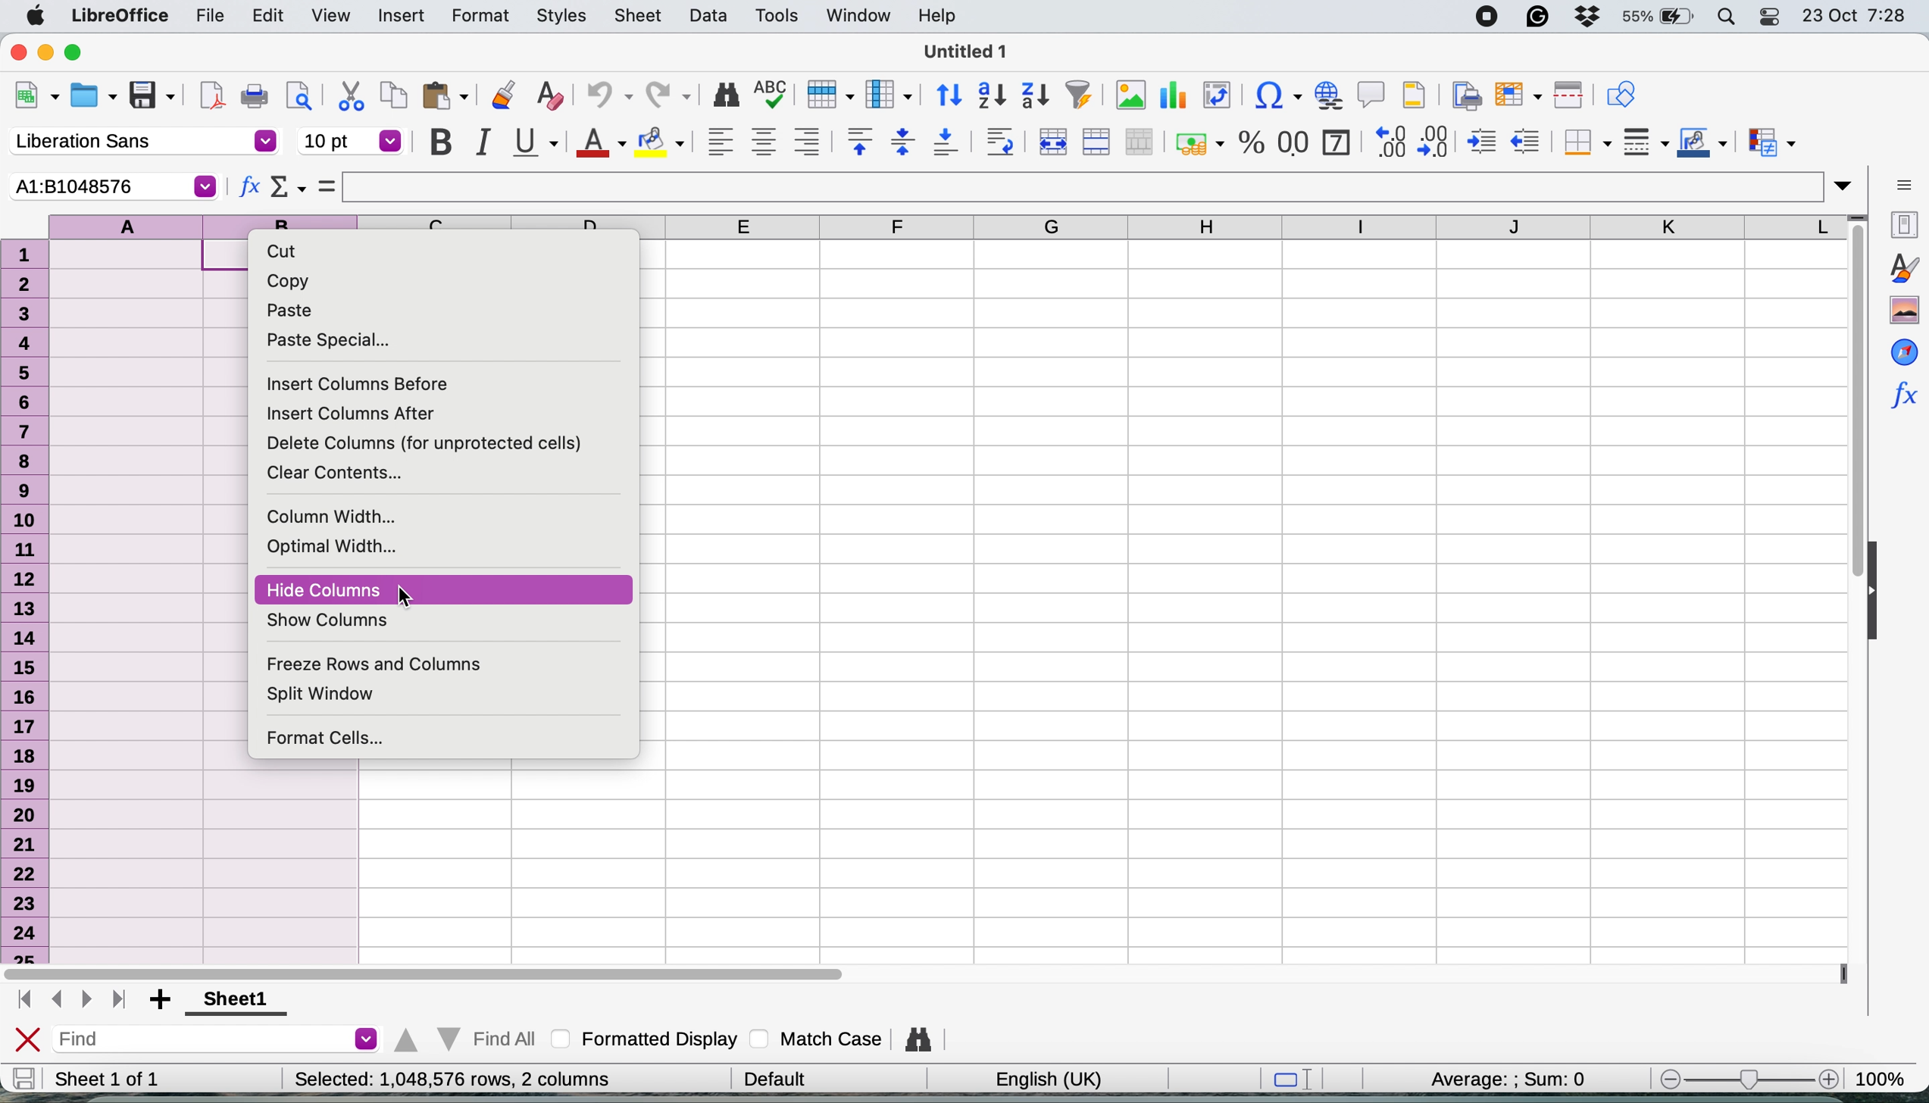 The width and height of the screenshot is (1929, 1103). What do you see at coordinates (1620, 94) in the screenshot?
I see `show draw functions` at bounding box center [1620, 94].